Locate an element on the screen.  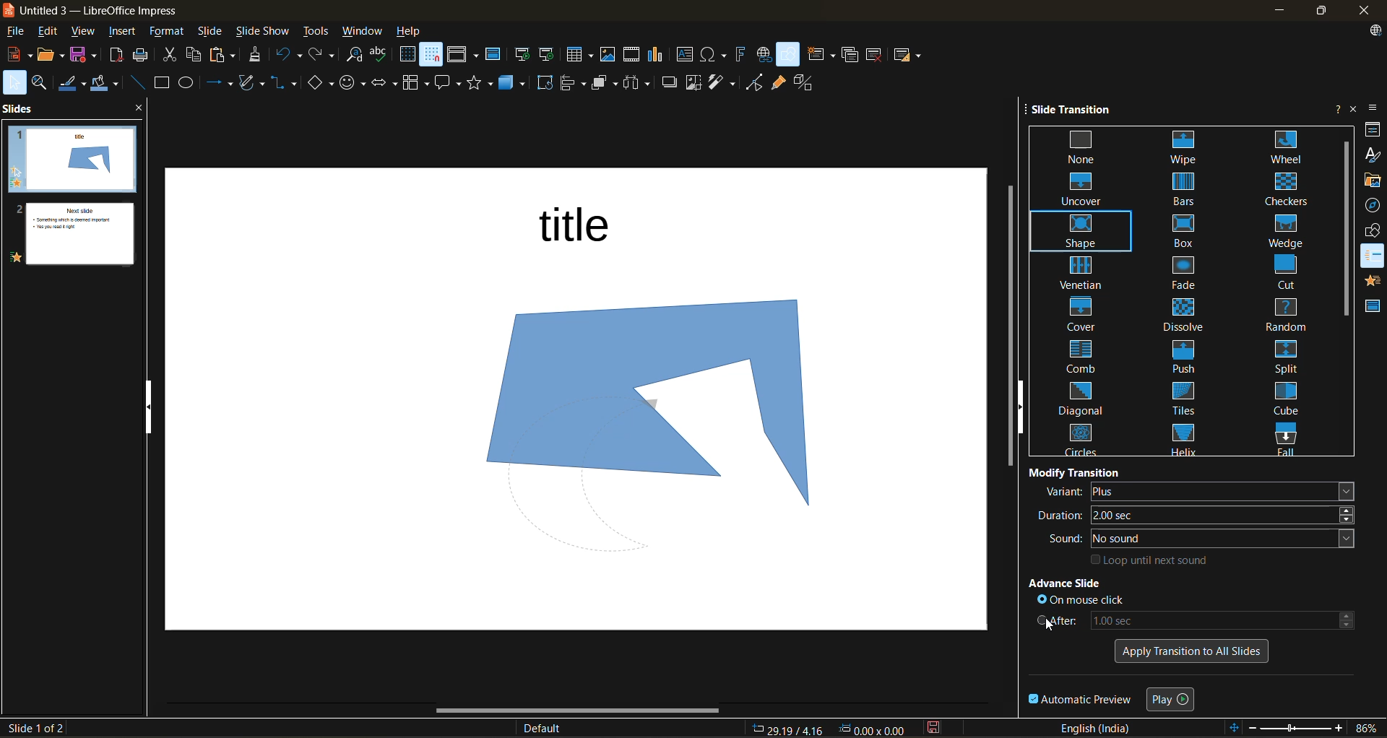
help on sidebar deck is located at coordinates (1334, 108).